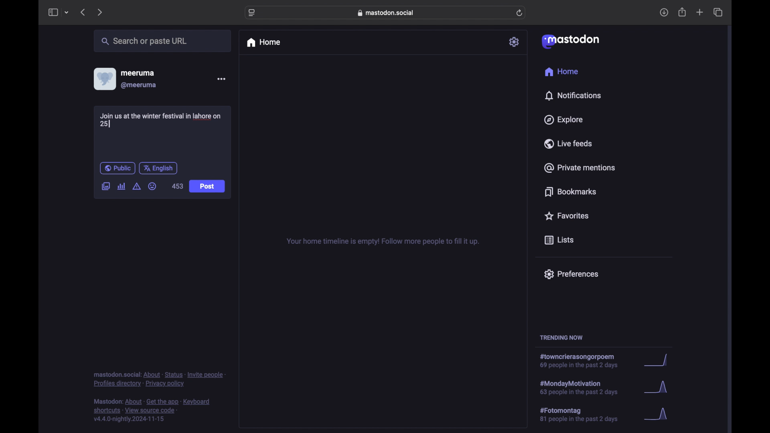  I want to click on tab group picker, so click(67, 13).